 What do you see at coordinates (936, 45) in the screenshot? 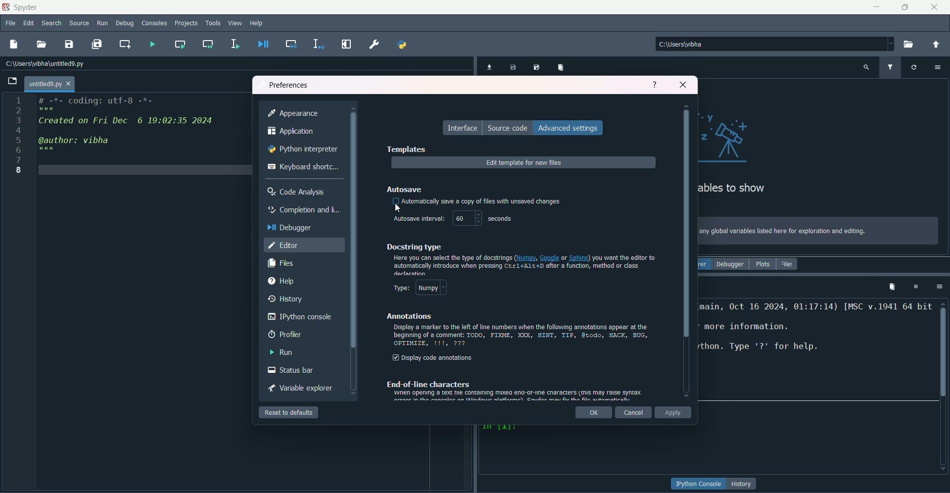
I see `change directory` at bounding box center [936, 45].